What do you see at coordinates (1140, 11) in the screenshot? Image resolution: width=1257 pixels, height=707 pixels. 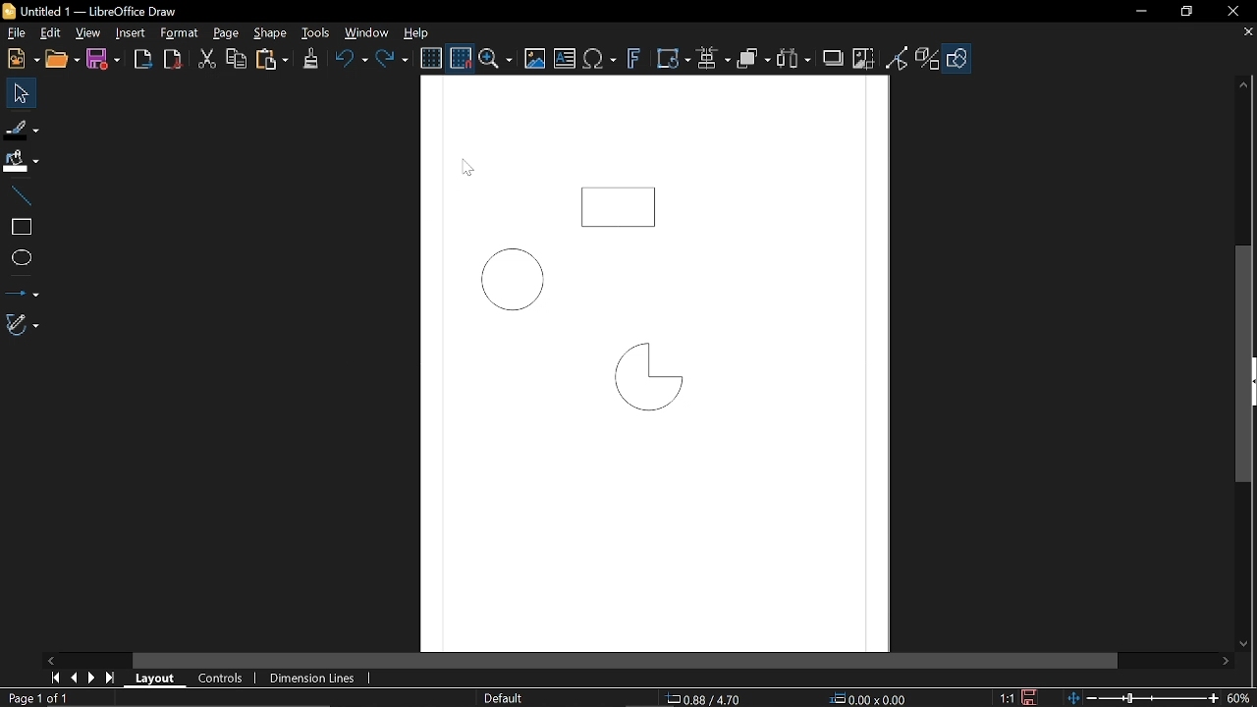 I see `Minimize` at bounding box center [1140, 11].